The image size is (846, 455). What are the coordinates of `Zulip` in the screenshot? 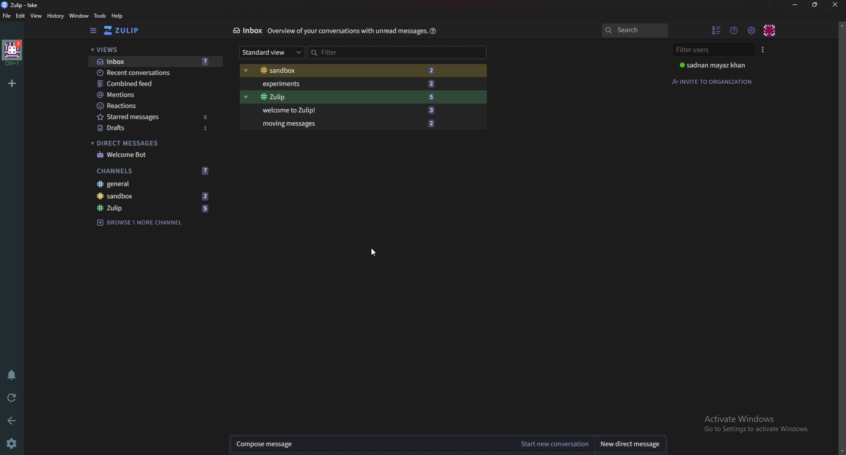 It's located at (347, 97).